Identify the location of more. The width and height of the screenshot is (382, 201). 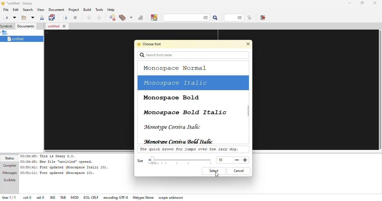
(246, 160).